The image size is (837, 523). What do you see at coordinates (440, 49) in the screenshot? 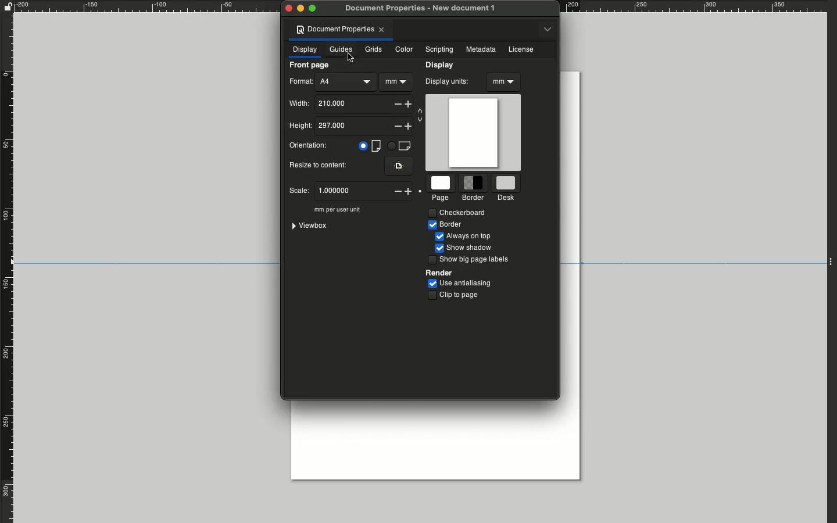
I see `Scripting` at bounding box center [440, 49].